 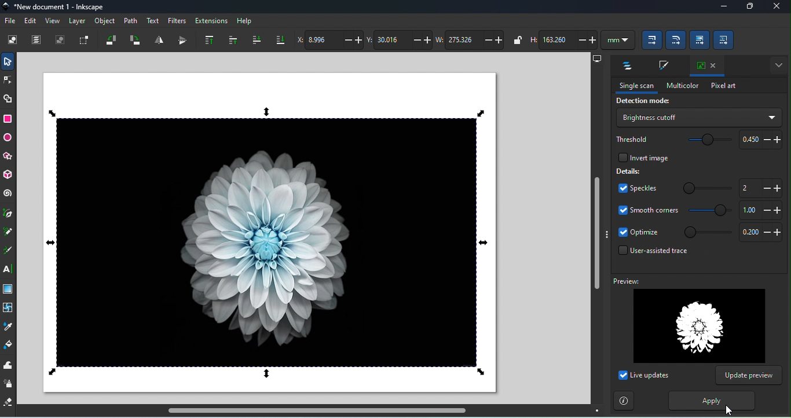 I want to click on star/polygon tool, so click(x=8, y=157).